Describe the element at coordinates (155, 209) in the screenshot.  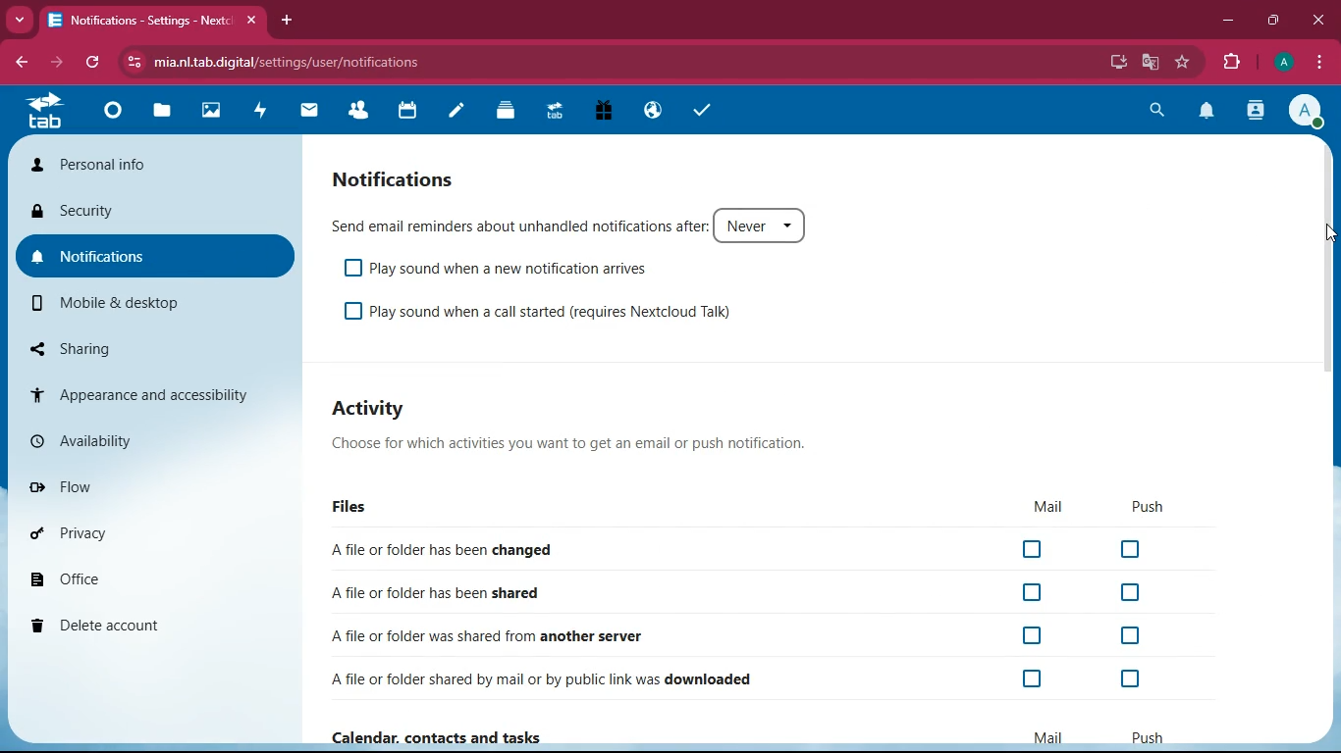
I see `security` at that location.